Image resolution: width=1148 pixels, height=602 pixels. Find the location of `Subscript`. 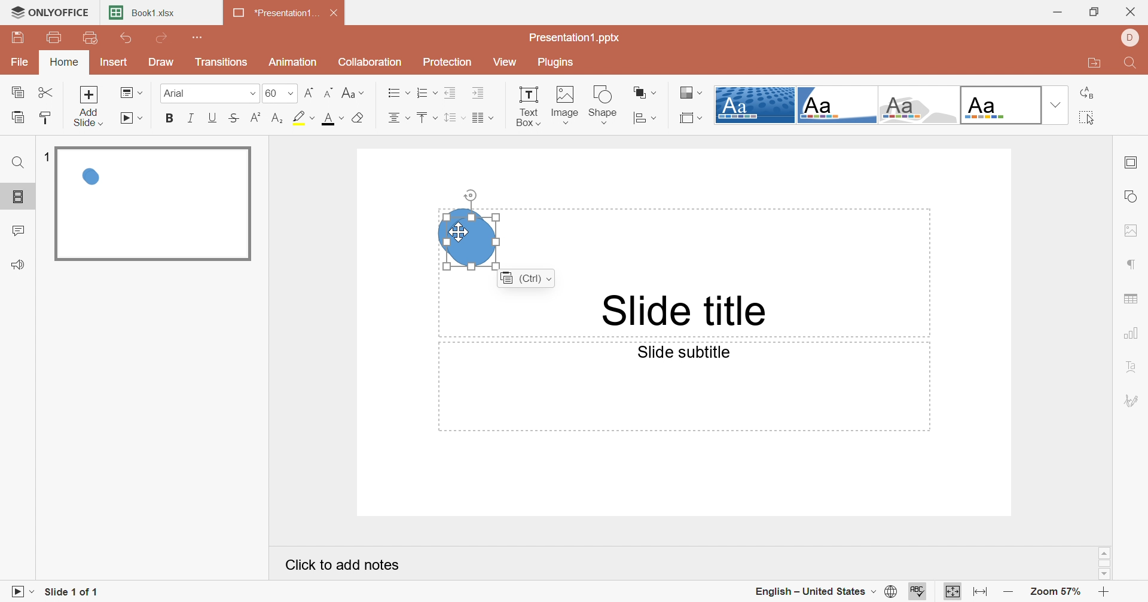

Subscript is located at coordinates (280, 118).